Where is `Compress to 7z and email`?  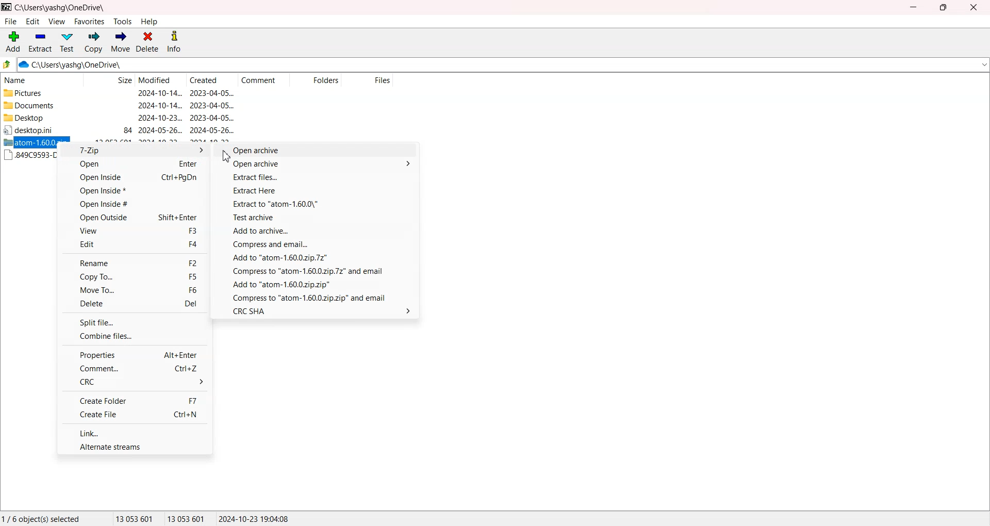 Compress to 7z and email is located at coordinates (316, 272).